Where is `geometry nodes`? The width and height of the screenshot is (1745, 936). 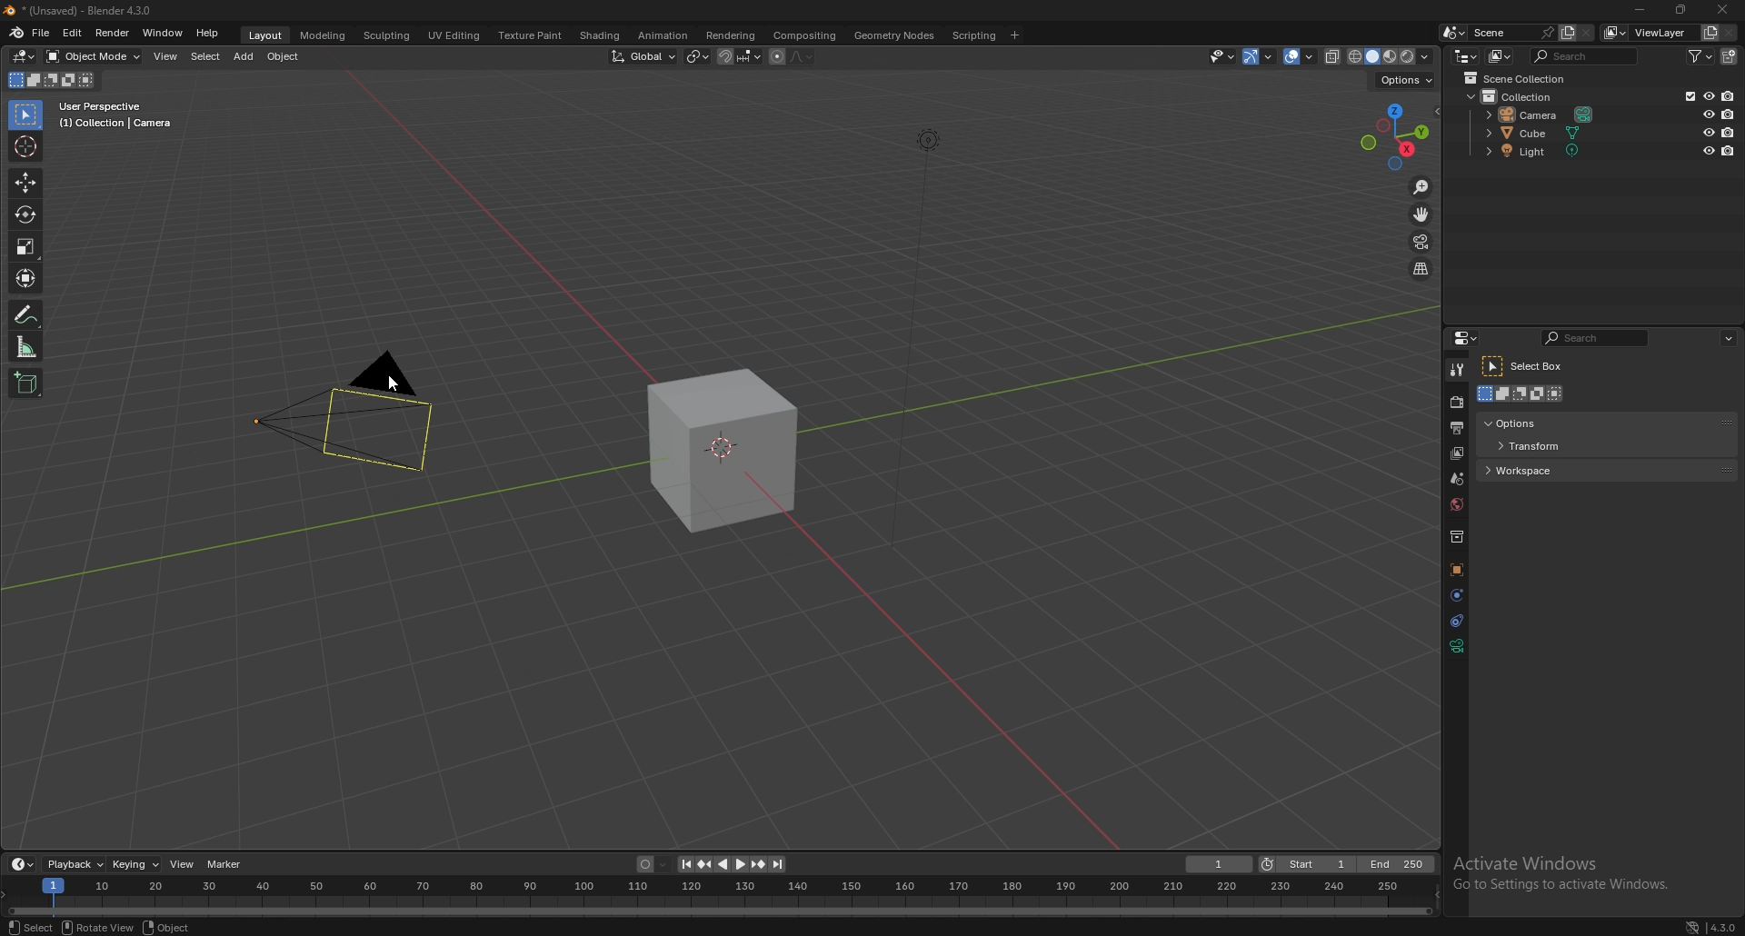 geometry nodes is located at coordinates (892, 35).